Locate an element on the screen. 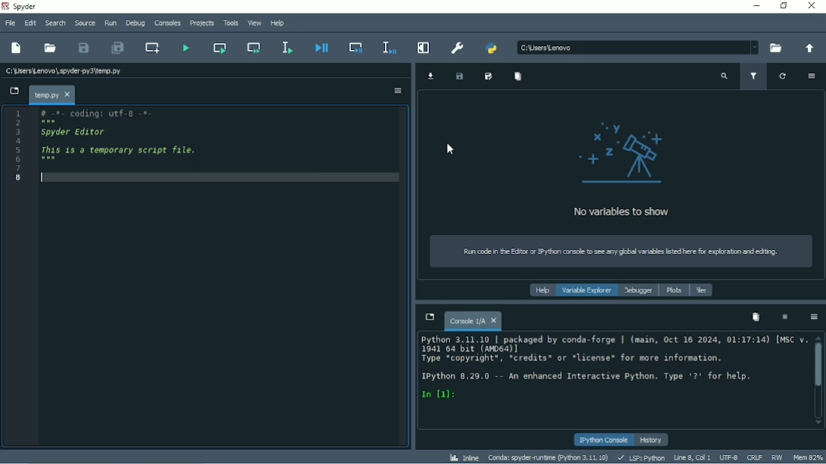  Run file is located at coordinates (185, 47).